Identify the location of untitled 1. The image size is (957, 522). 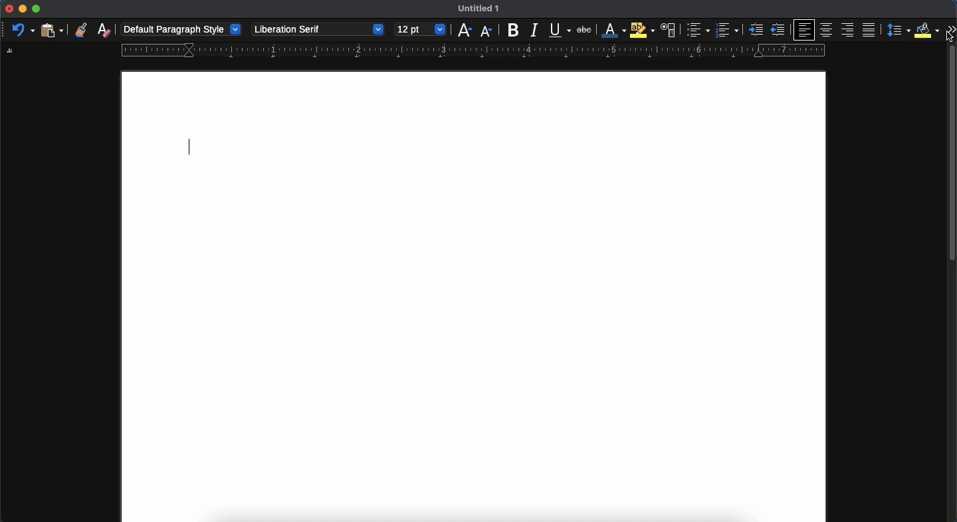
(479, 8).